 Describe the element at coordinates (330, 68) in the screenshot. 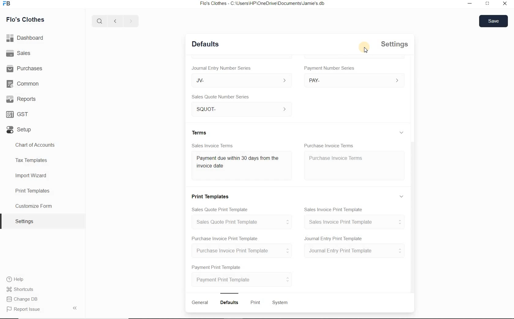

I see `umber Series Payment Number Series` at that location.